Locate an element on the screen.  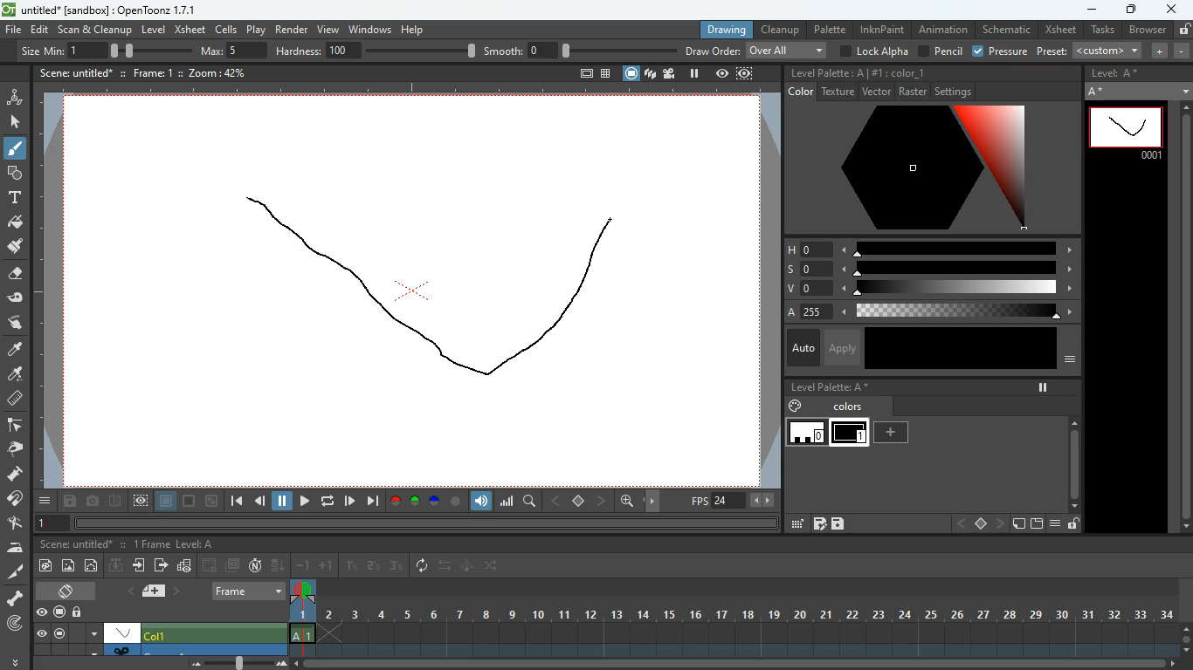
auto is located at coordinates (801, 349).